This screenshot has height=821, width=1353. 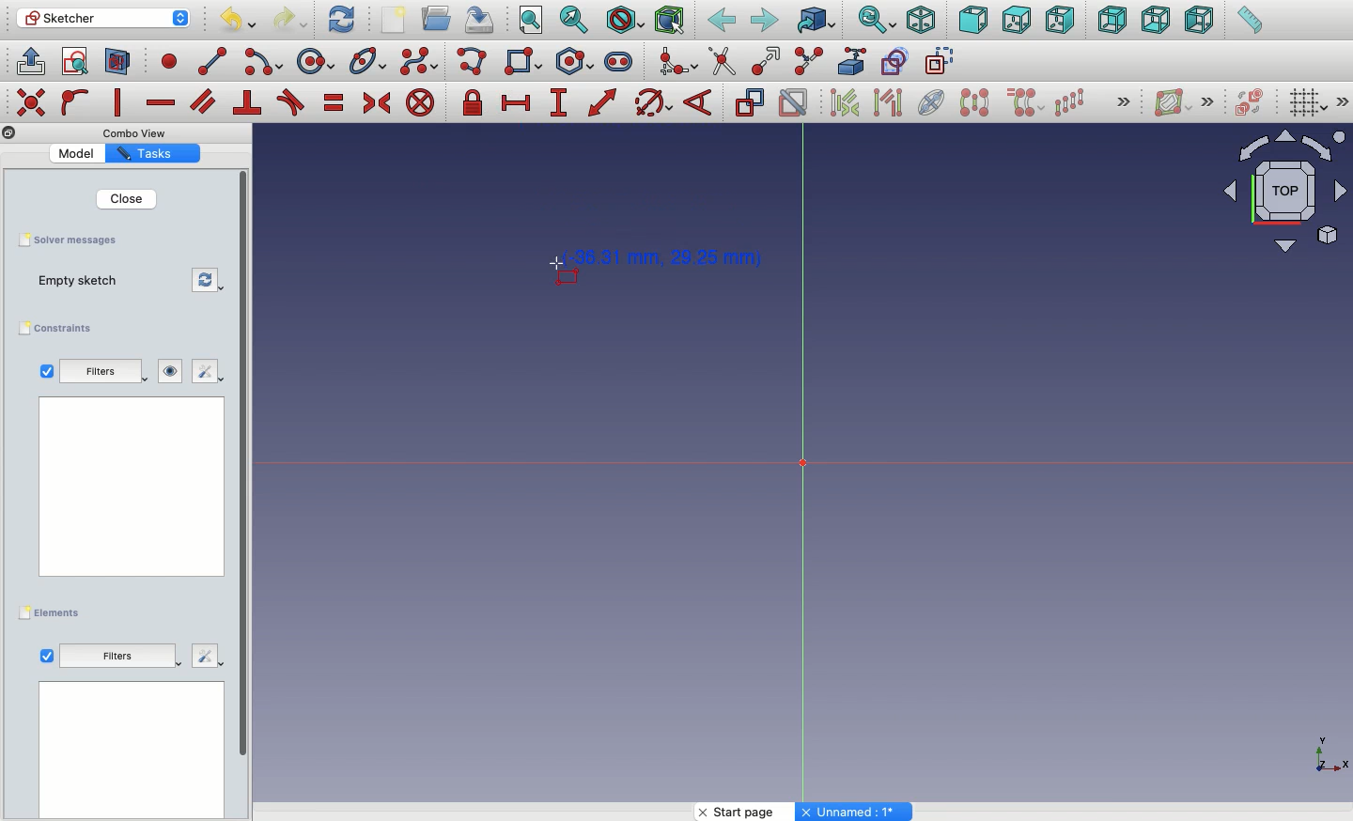 What do you see at coordinates (132, 486) in the screenshot?
I see `workspace` at bounding box center [132, 486].